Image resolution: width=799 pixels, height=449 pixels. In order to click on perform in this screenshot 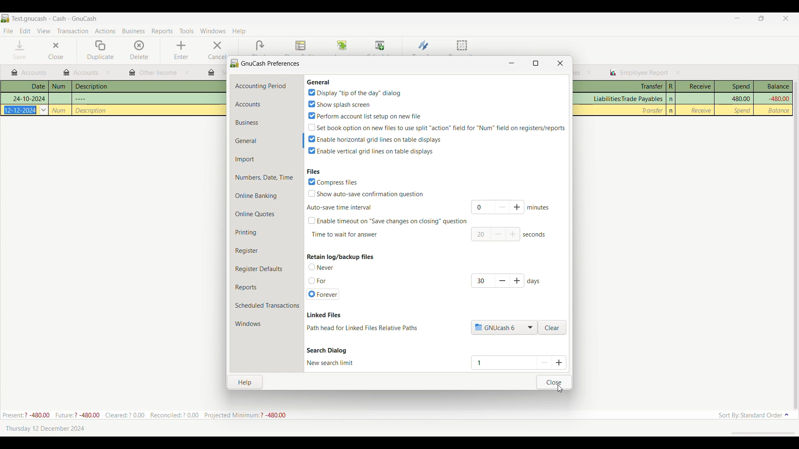, I will do `click(365, 115)`.